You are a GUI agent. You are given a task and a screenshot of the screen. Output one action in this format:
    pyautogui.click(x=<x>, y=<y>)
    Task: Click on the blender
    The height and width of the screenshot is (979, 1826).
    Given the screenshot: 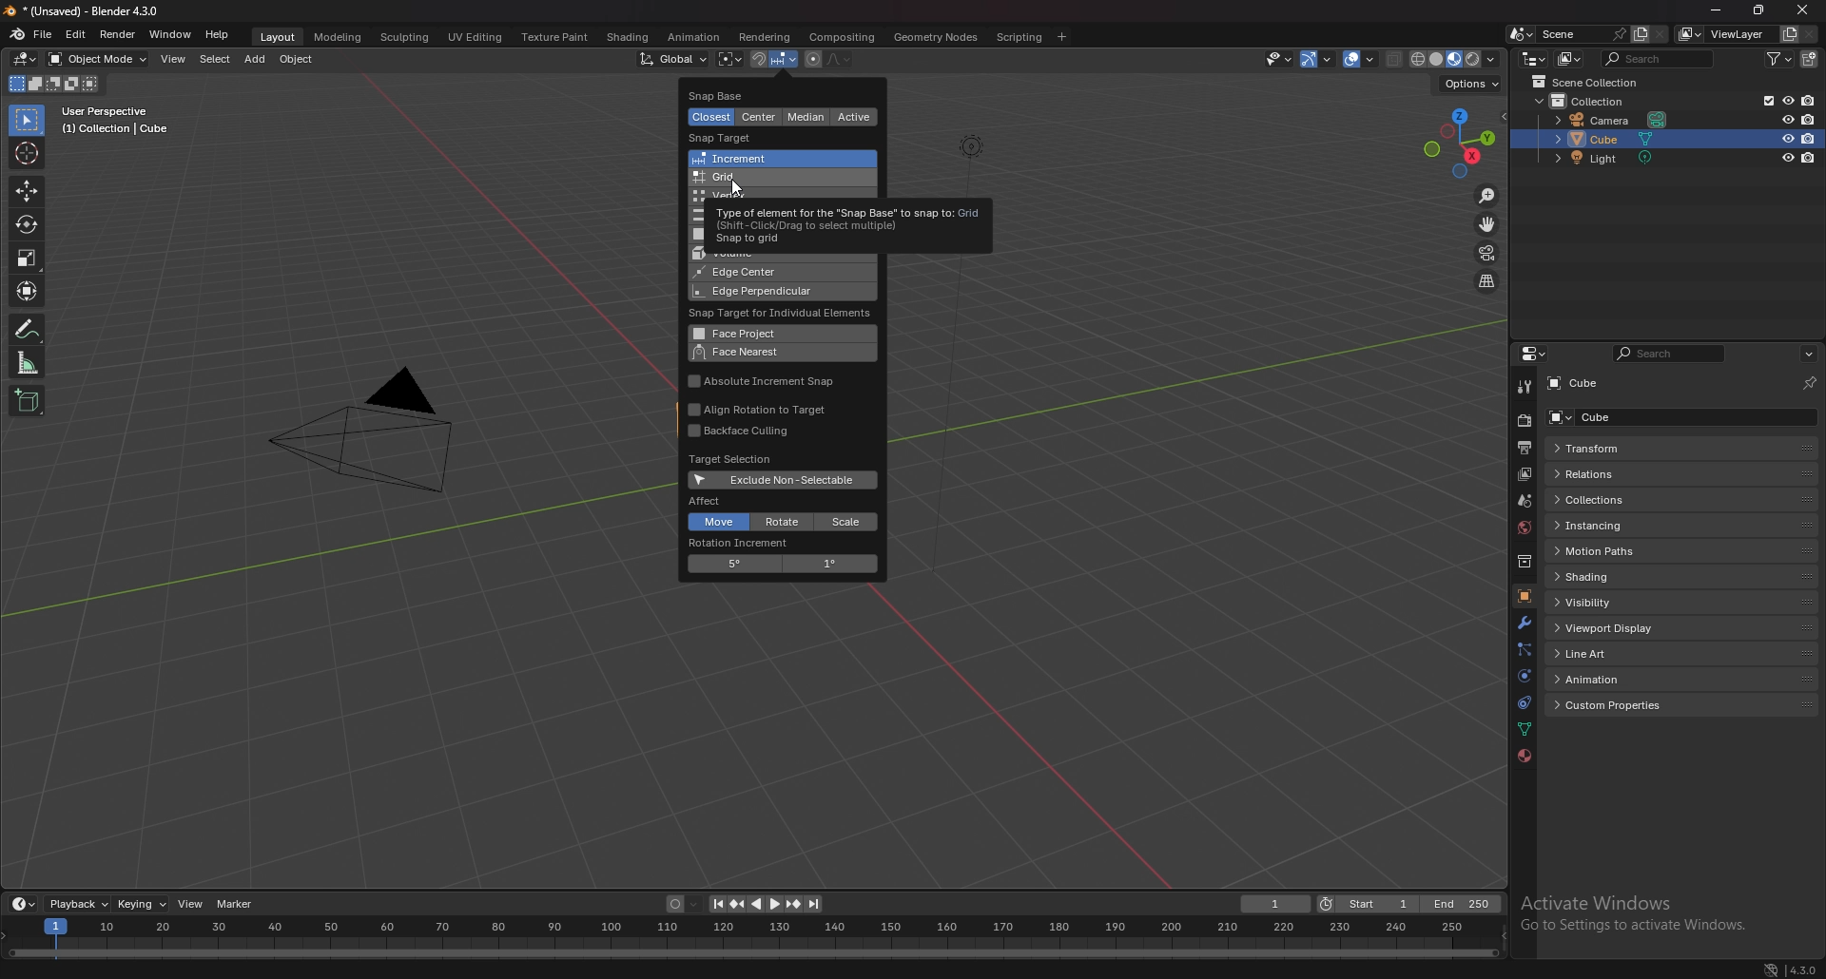 What is the action you would take?
    pyautogui.click(x=18, y=34)
    